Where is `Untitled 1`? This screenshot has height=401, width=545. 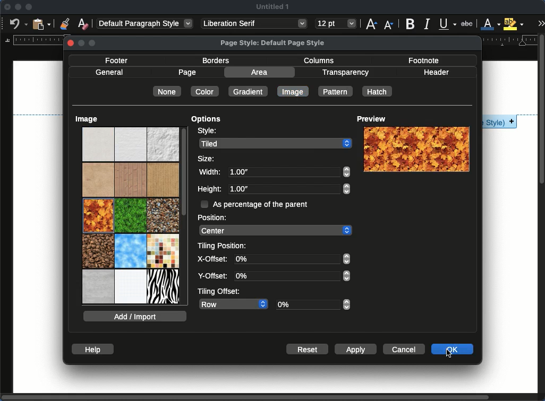 Untitled 1 is located at coordinates (272, 7).